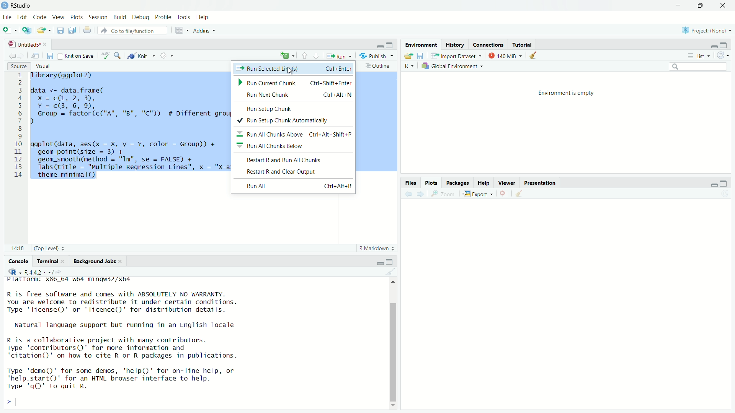 Image resolution: width=735 pixels, height=413 pixels. Describe the element at coordinates (503, 194) in the screenshot. I see `close` at that location.